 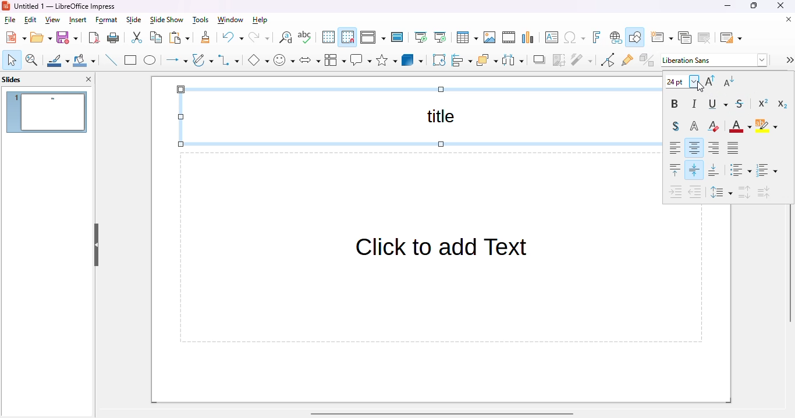 I want to click on italic, so click(x=695, y=104).